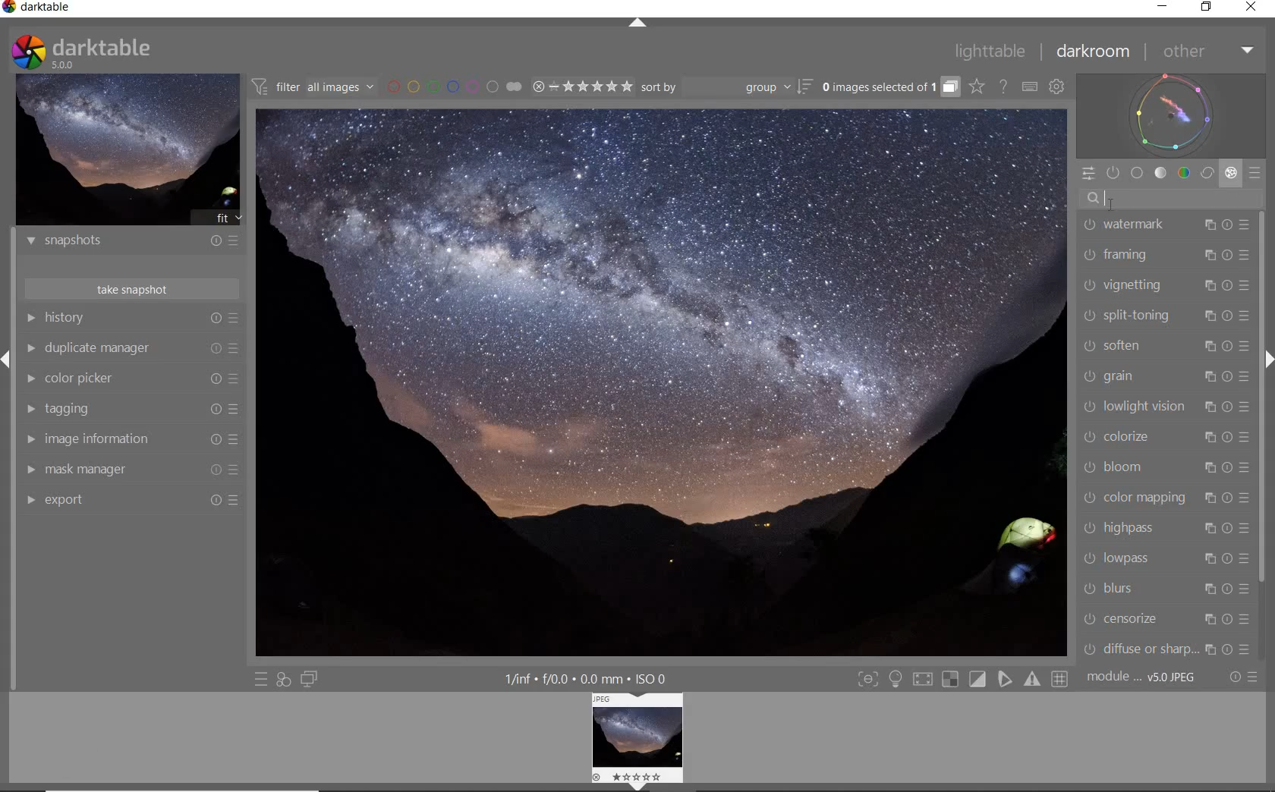 This screenshot has height=792, width=1275. Describe the element at coordinates (1114, 347) in the screenshot. I see `SOFTEN` at that location.